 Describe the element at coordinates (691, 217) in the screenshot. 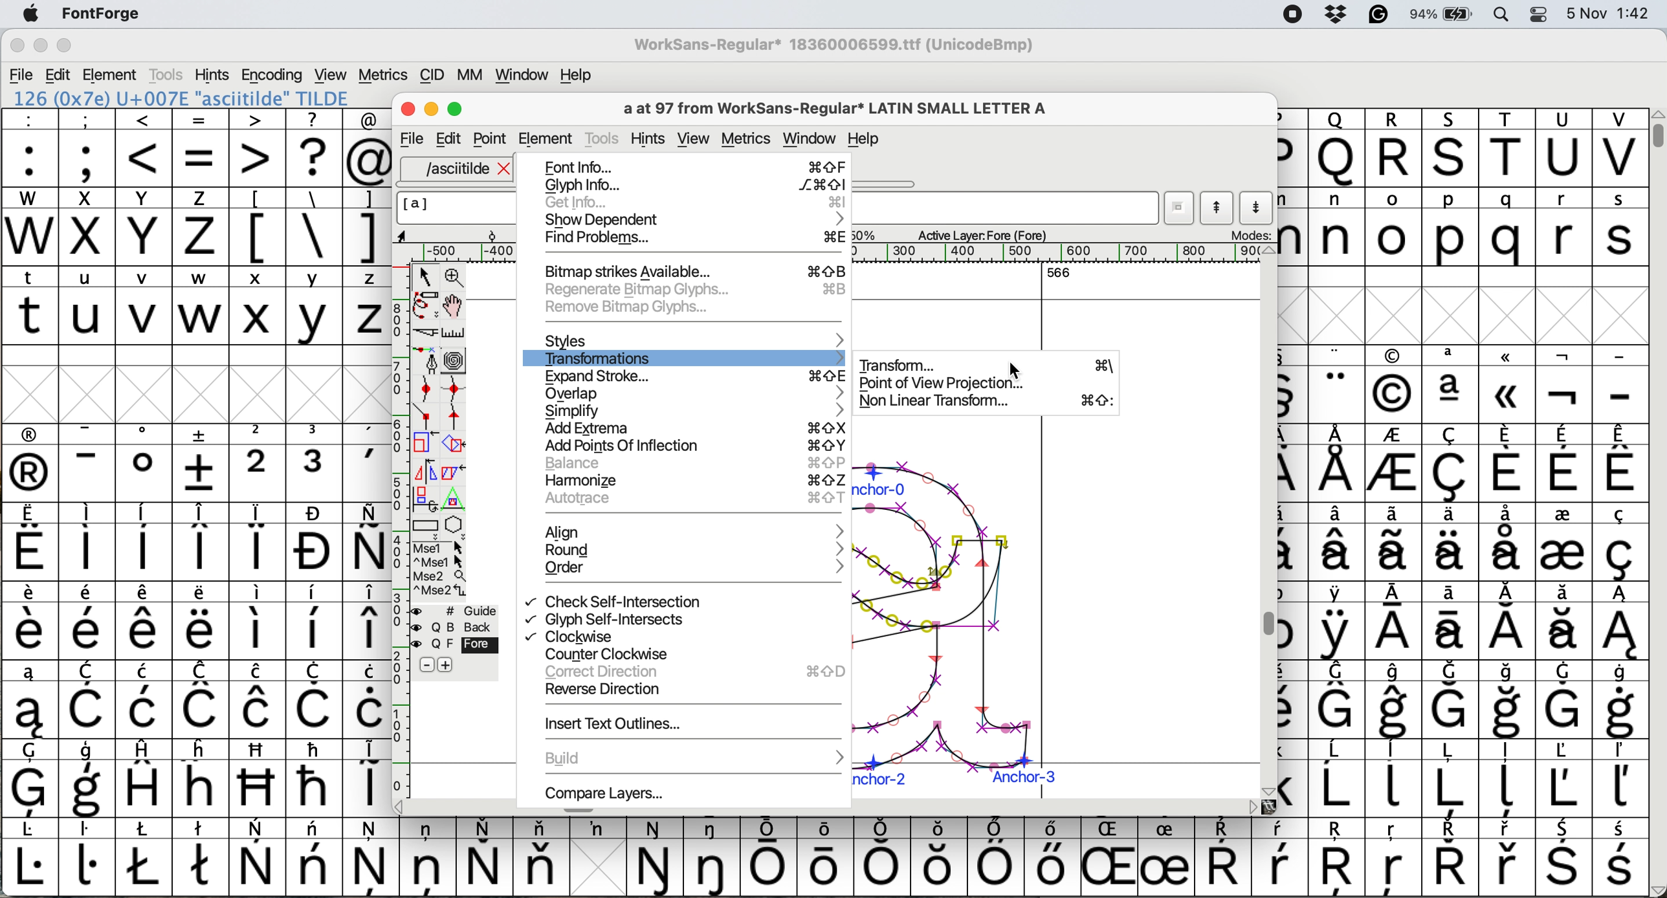

I see `show dependent` at that location.